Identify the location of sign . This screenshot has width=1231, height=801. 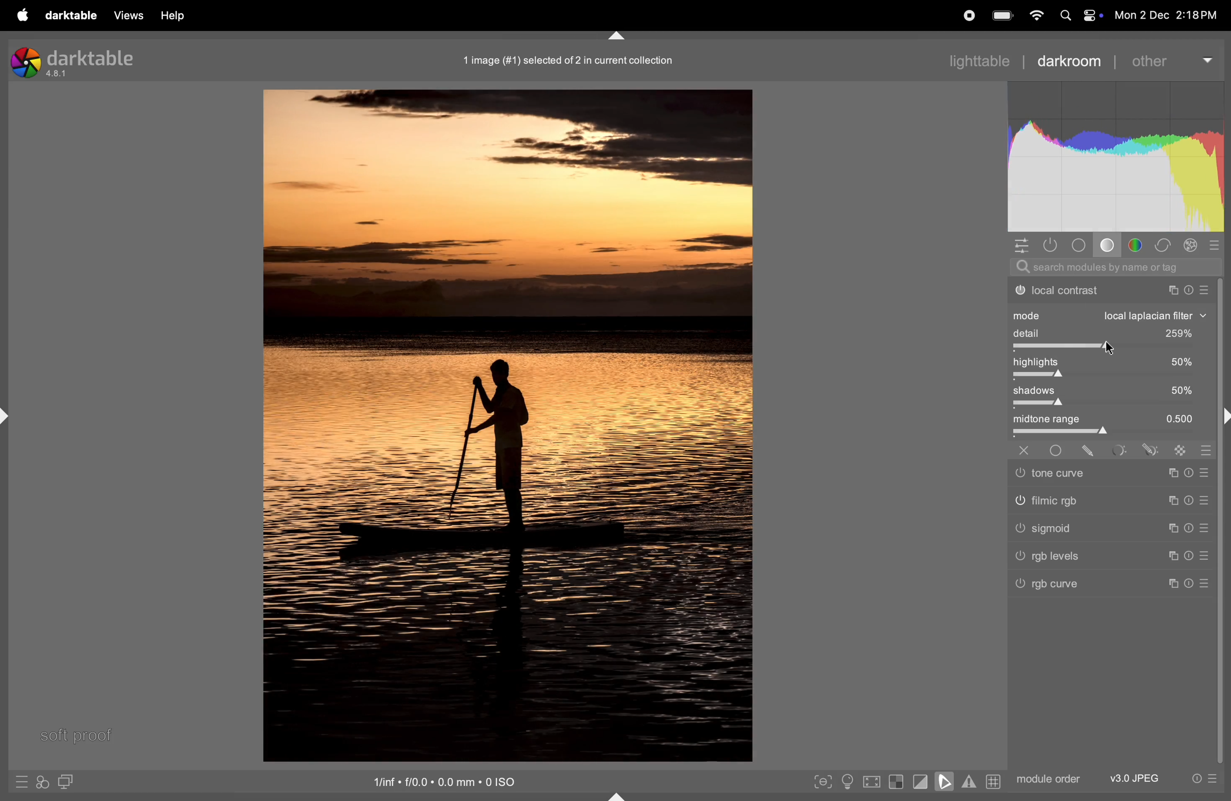
(1189, 501).